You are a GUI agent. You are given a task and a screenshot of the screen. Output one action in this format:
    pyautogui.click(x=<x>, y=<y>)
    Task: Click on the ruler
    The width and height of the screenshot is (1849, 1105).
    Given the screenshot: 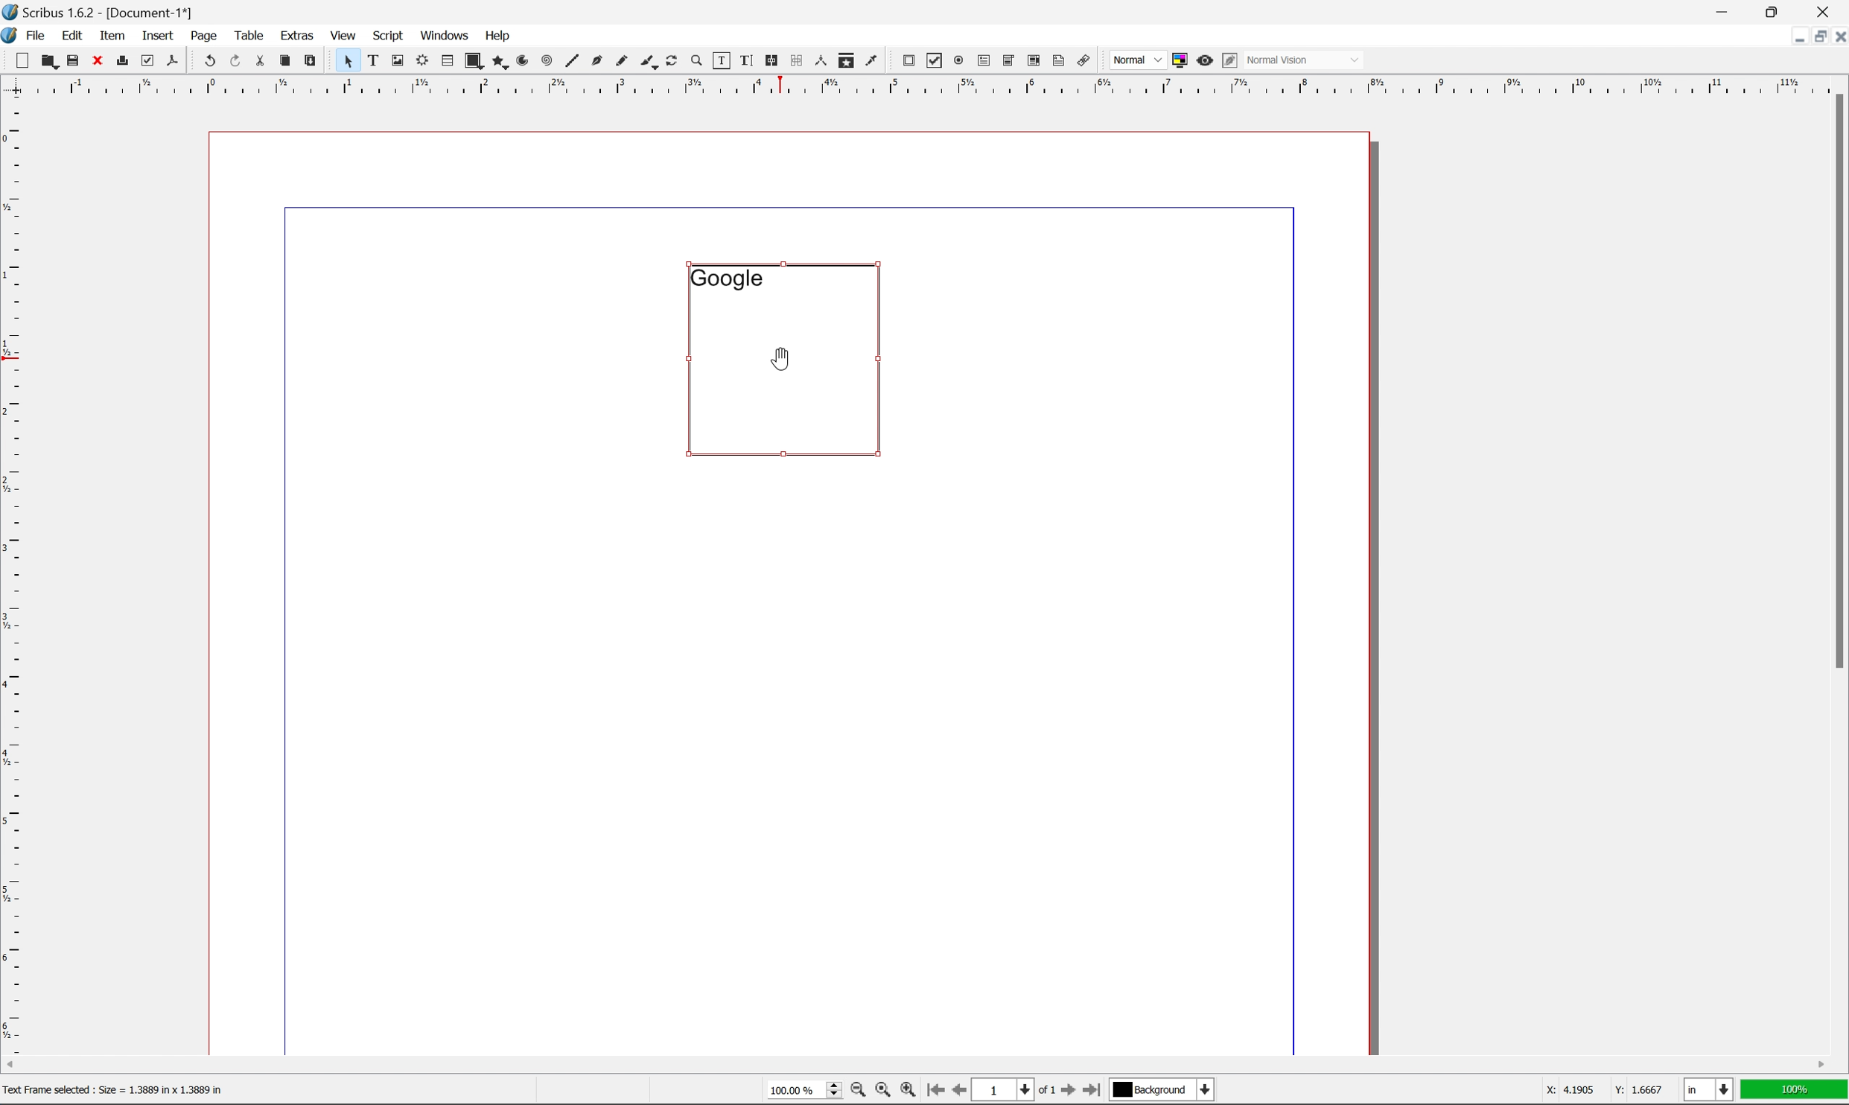 What is the action you would take?
    pyautogui.click(x=13, y=573)
    